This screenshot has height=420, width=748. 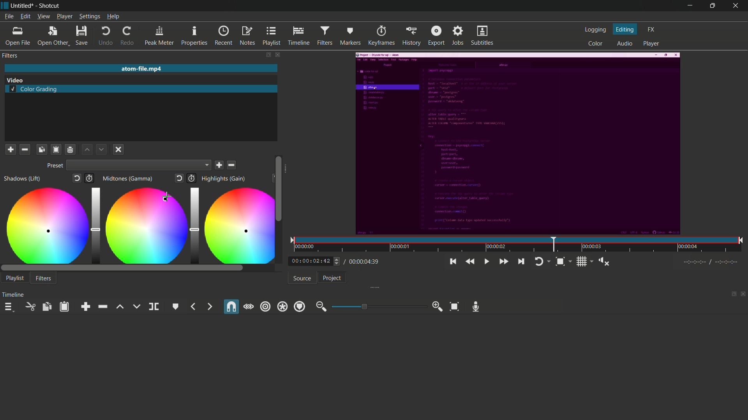 What do you see at coordinates (10, 308) in the screenshot?
I see `timeline menu` at bounding box center [10, 308].